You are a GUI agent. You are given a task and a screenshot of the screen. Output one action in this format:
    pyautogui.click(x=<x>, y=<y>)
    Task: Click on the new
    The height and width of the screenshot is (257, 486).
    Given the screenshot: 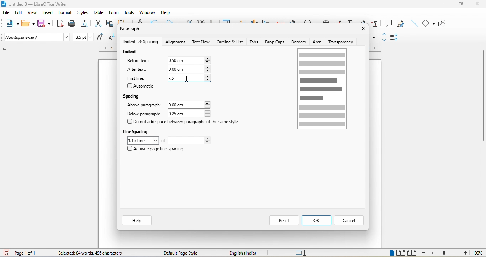 What is the action you would take?
    pyautogui.click(x=11, y=24)
    